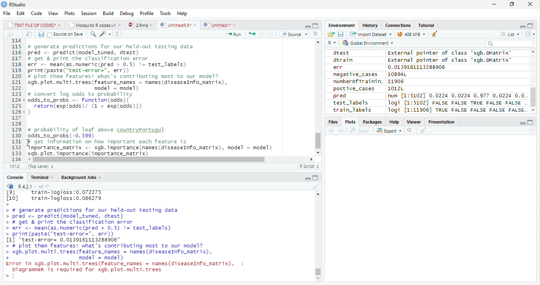 The image size is (540, 285). I want to click on View, so click(53, 13).